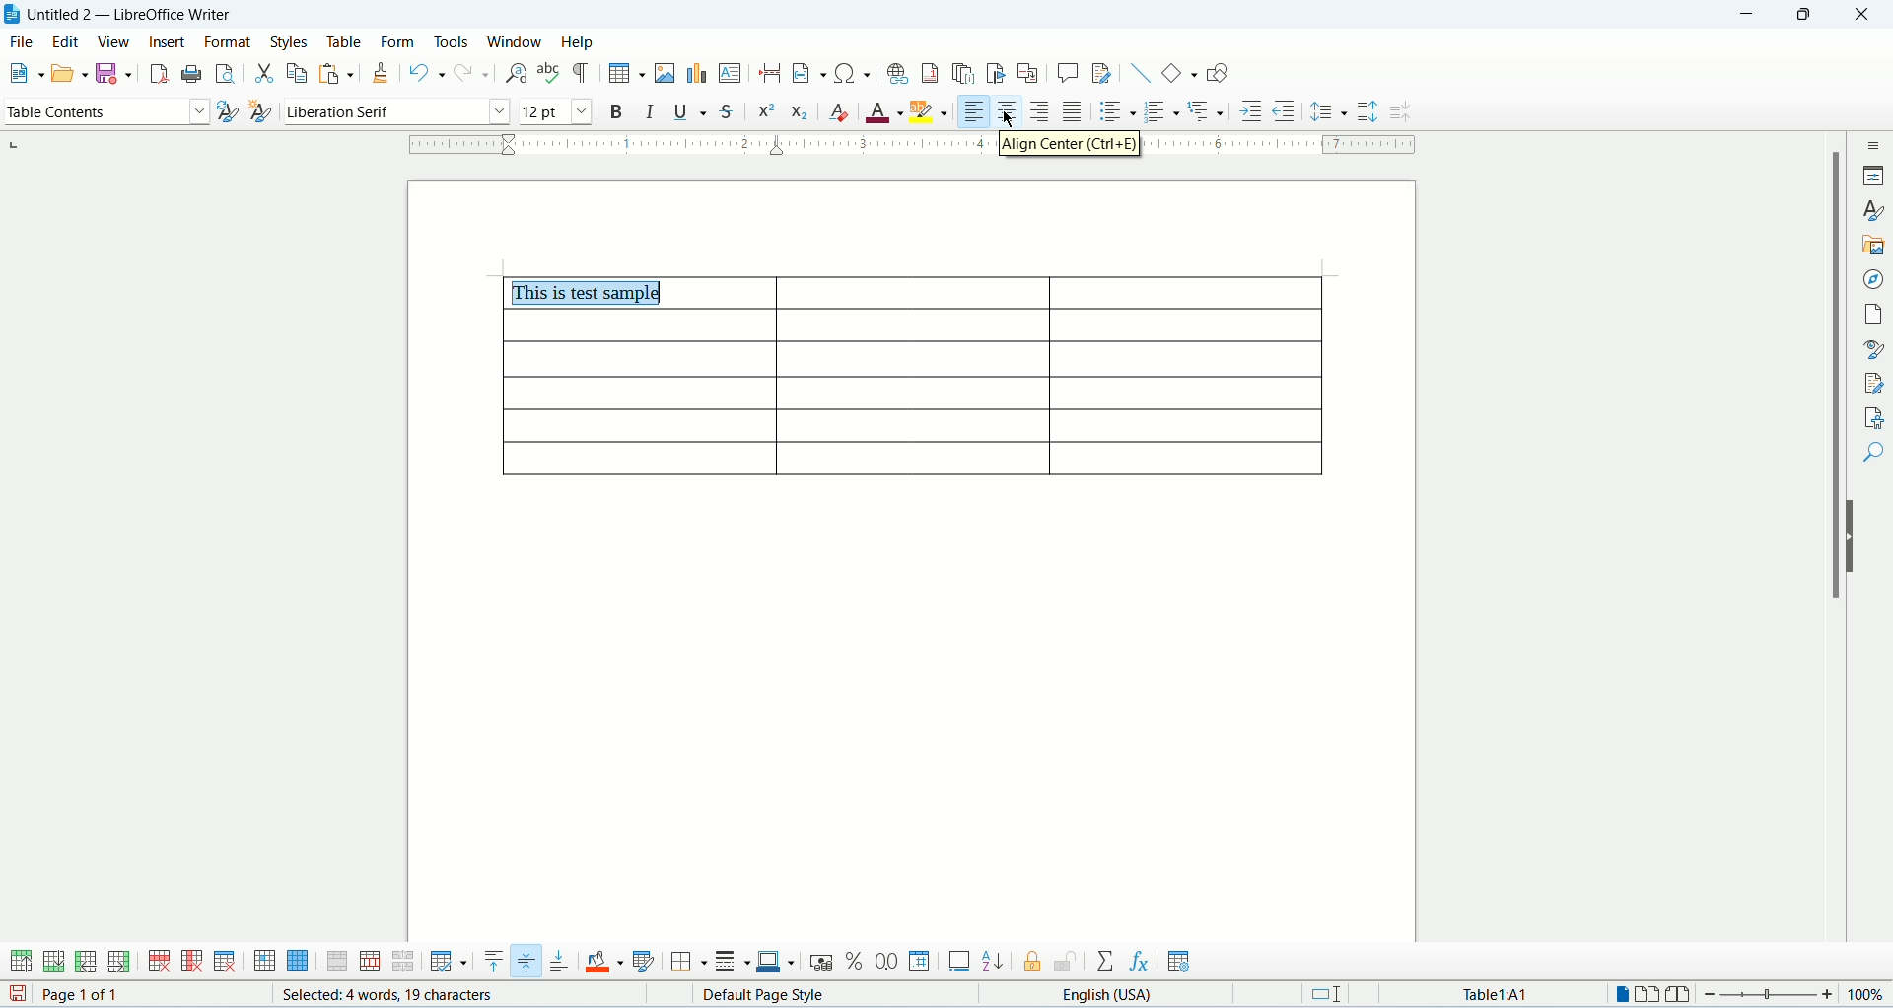 The image size is (1893, 1008). I want to click on superscript, so click(767, 115).